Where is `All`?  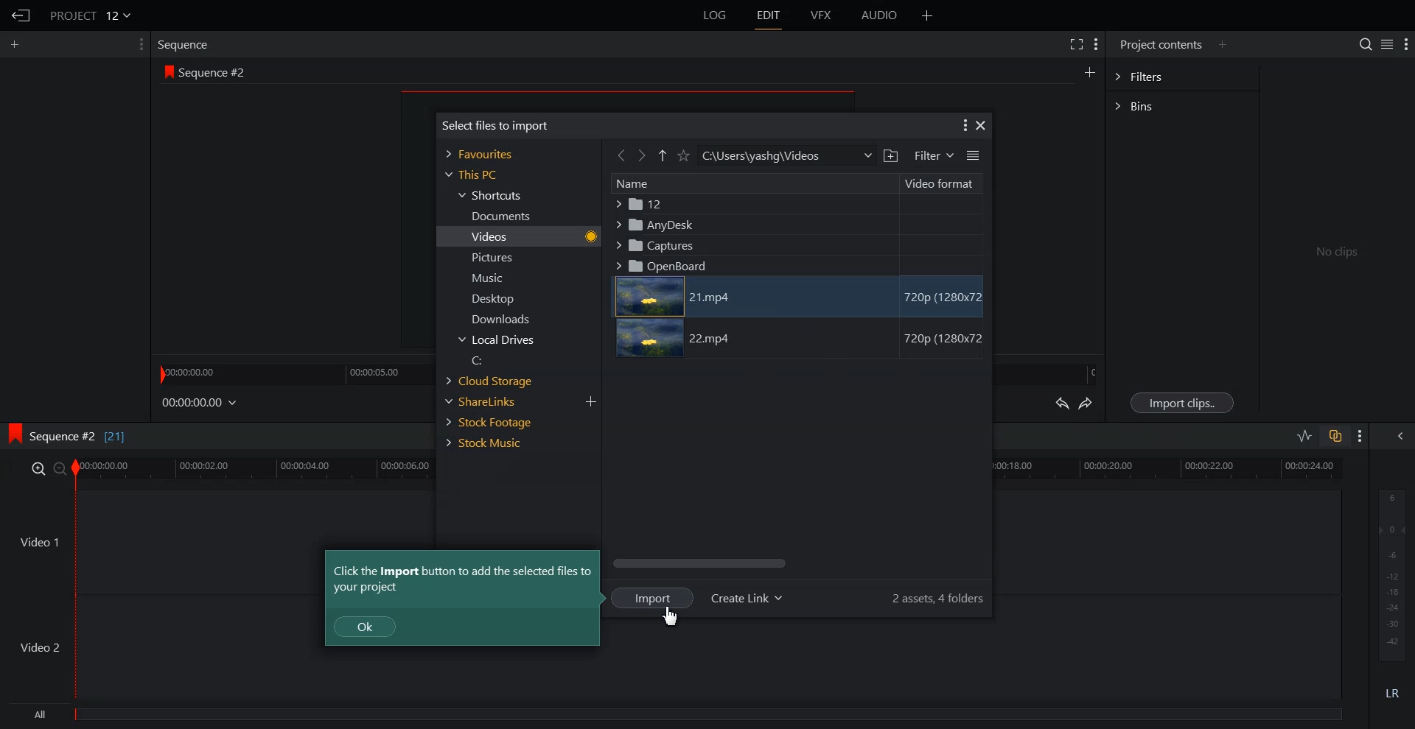 All is located at coordinates (678, 716).